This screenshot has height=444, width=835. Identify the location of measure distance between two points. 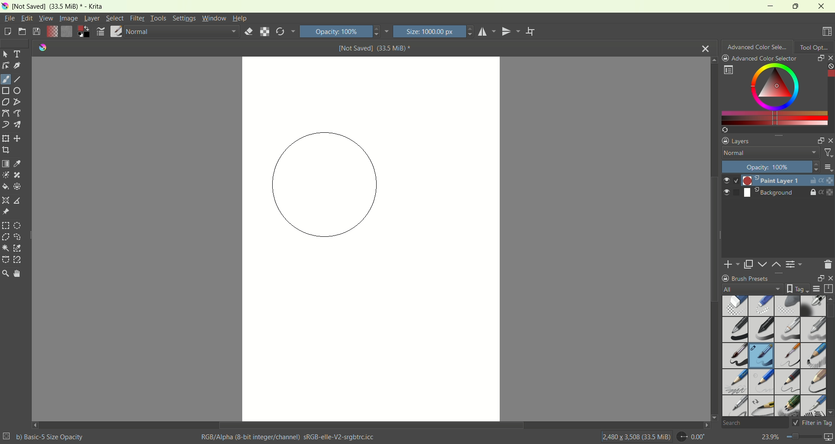
(19, 201).